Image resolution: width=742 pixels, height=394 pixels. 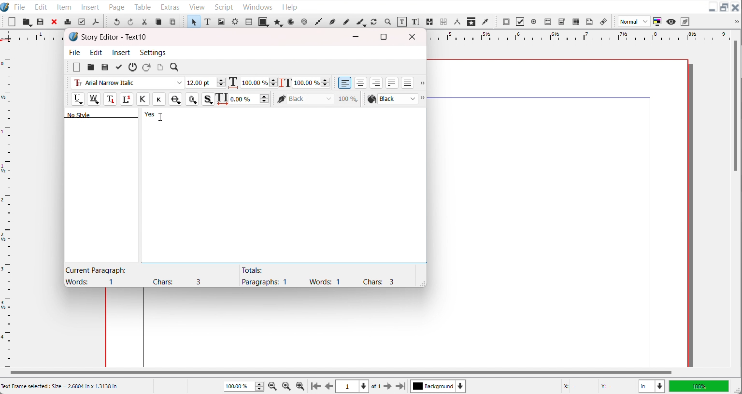 I want to click on open, so click(x=90, y=68).